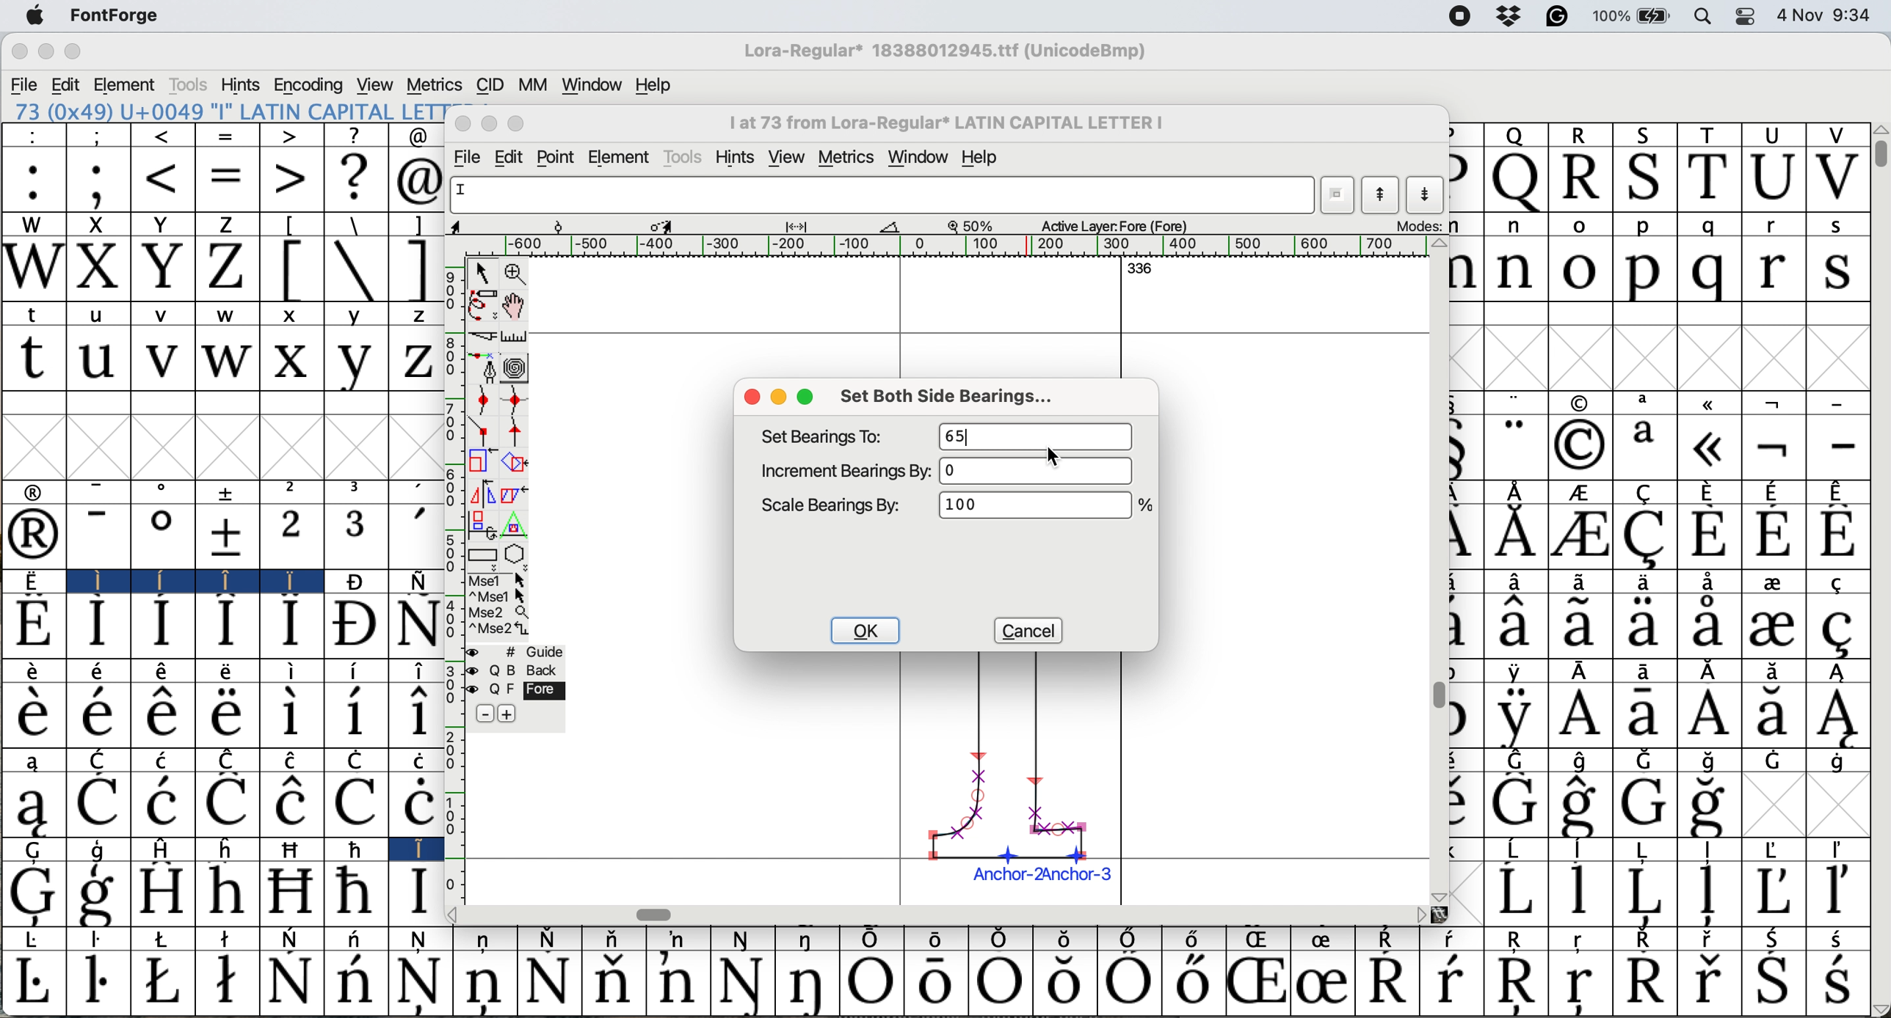 The width and height of the screenshot is (1891, 1018). I want to click on Symbol, so click(414, 758).